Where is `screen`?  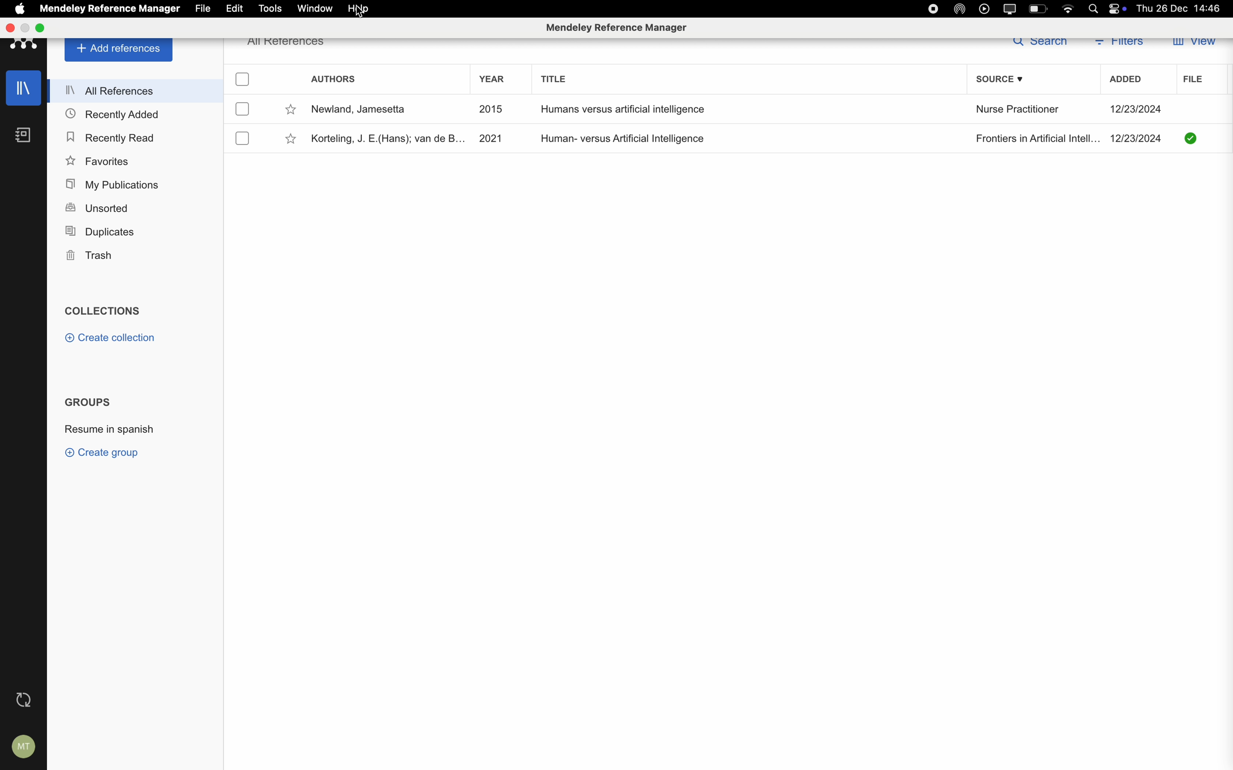
screen is located at coordinates (1007, 9).